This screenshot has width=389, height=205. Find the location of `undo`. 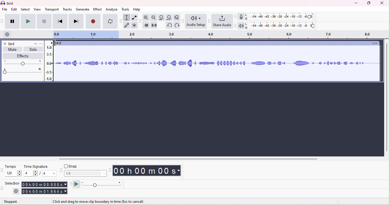

undo is located at coordinates (169, 26).